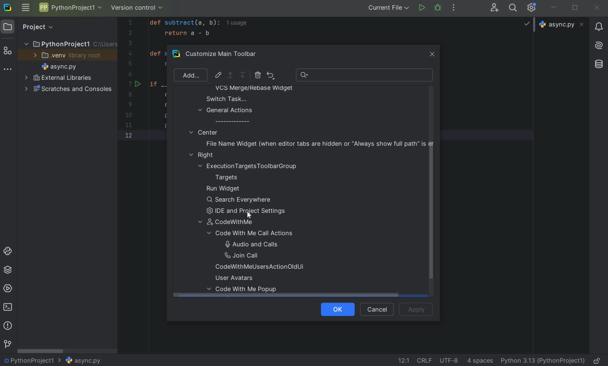 The image size is (608, 366). What do you see at coordinates (365, 75) in the screenshot?
I see `RECENT SEARCH` at bounding box center [365, 75].